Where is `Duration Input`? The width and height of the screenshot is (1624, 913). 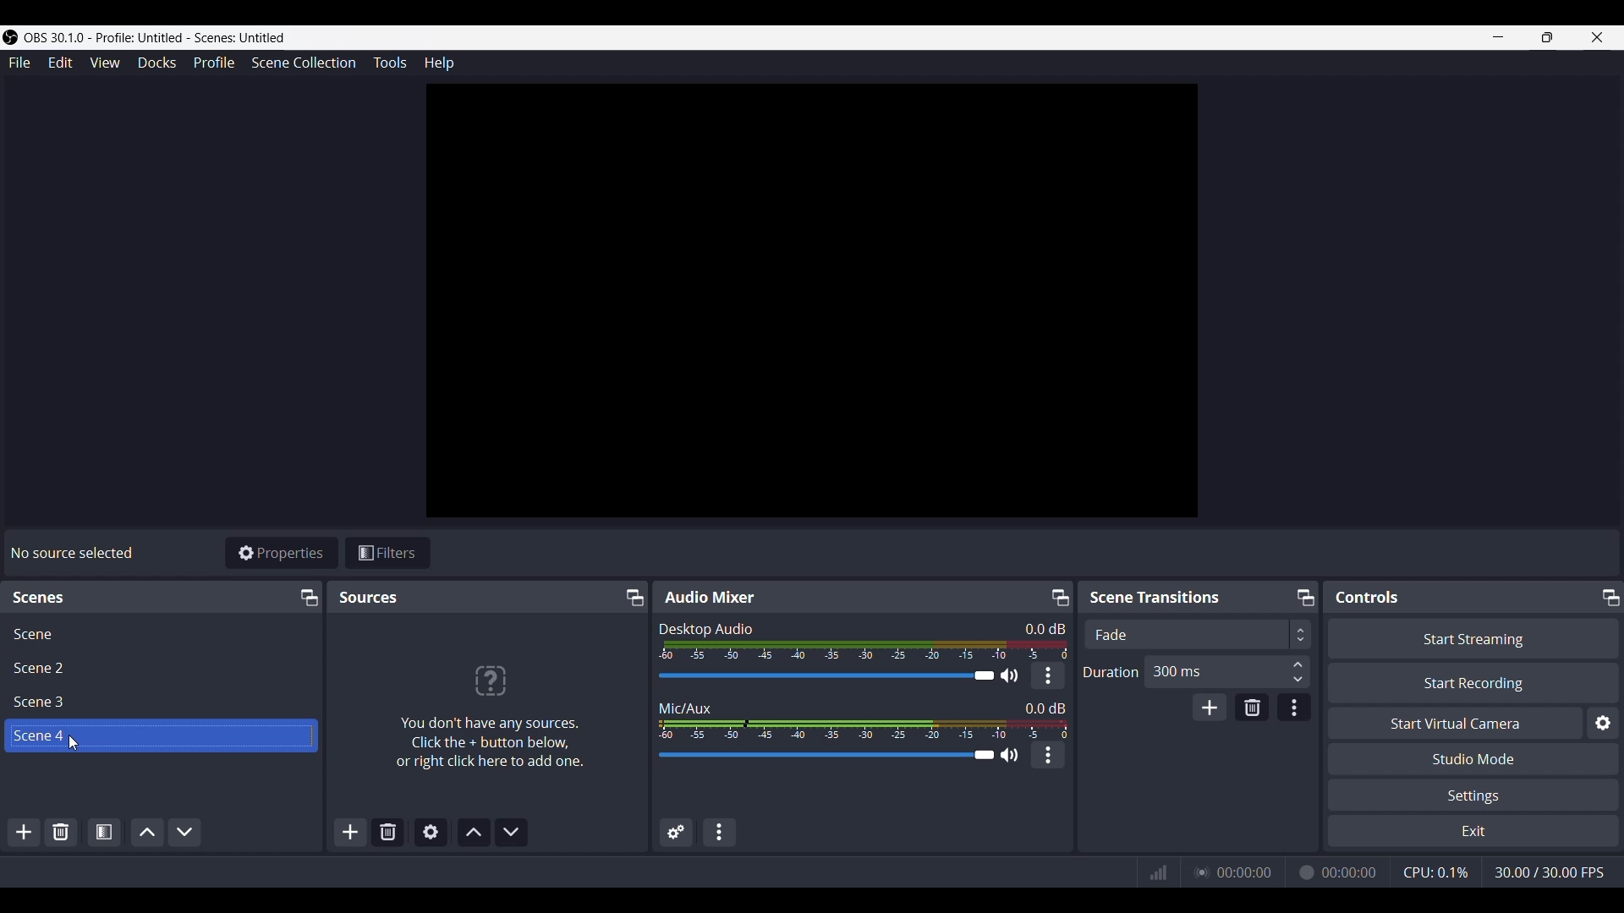
Duration Input is located at coordinates (1298, 671).